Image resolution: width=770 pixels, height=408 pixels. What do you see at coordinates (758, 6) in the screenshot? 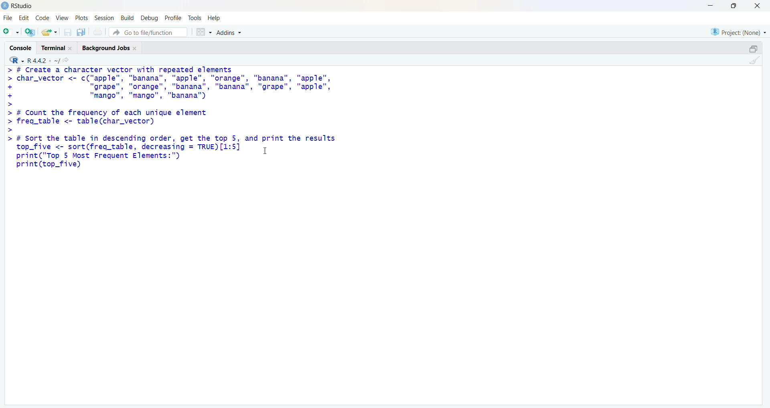
I see `Close` at bounding box center [758, 6].